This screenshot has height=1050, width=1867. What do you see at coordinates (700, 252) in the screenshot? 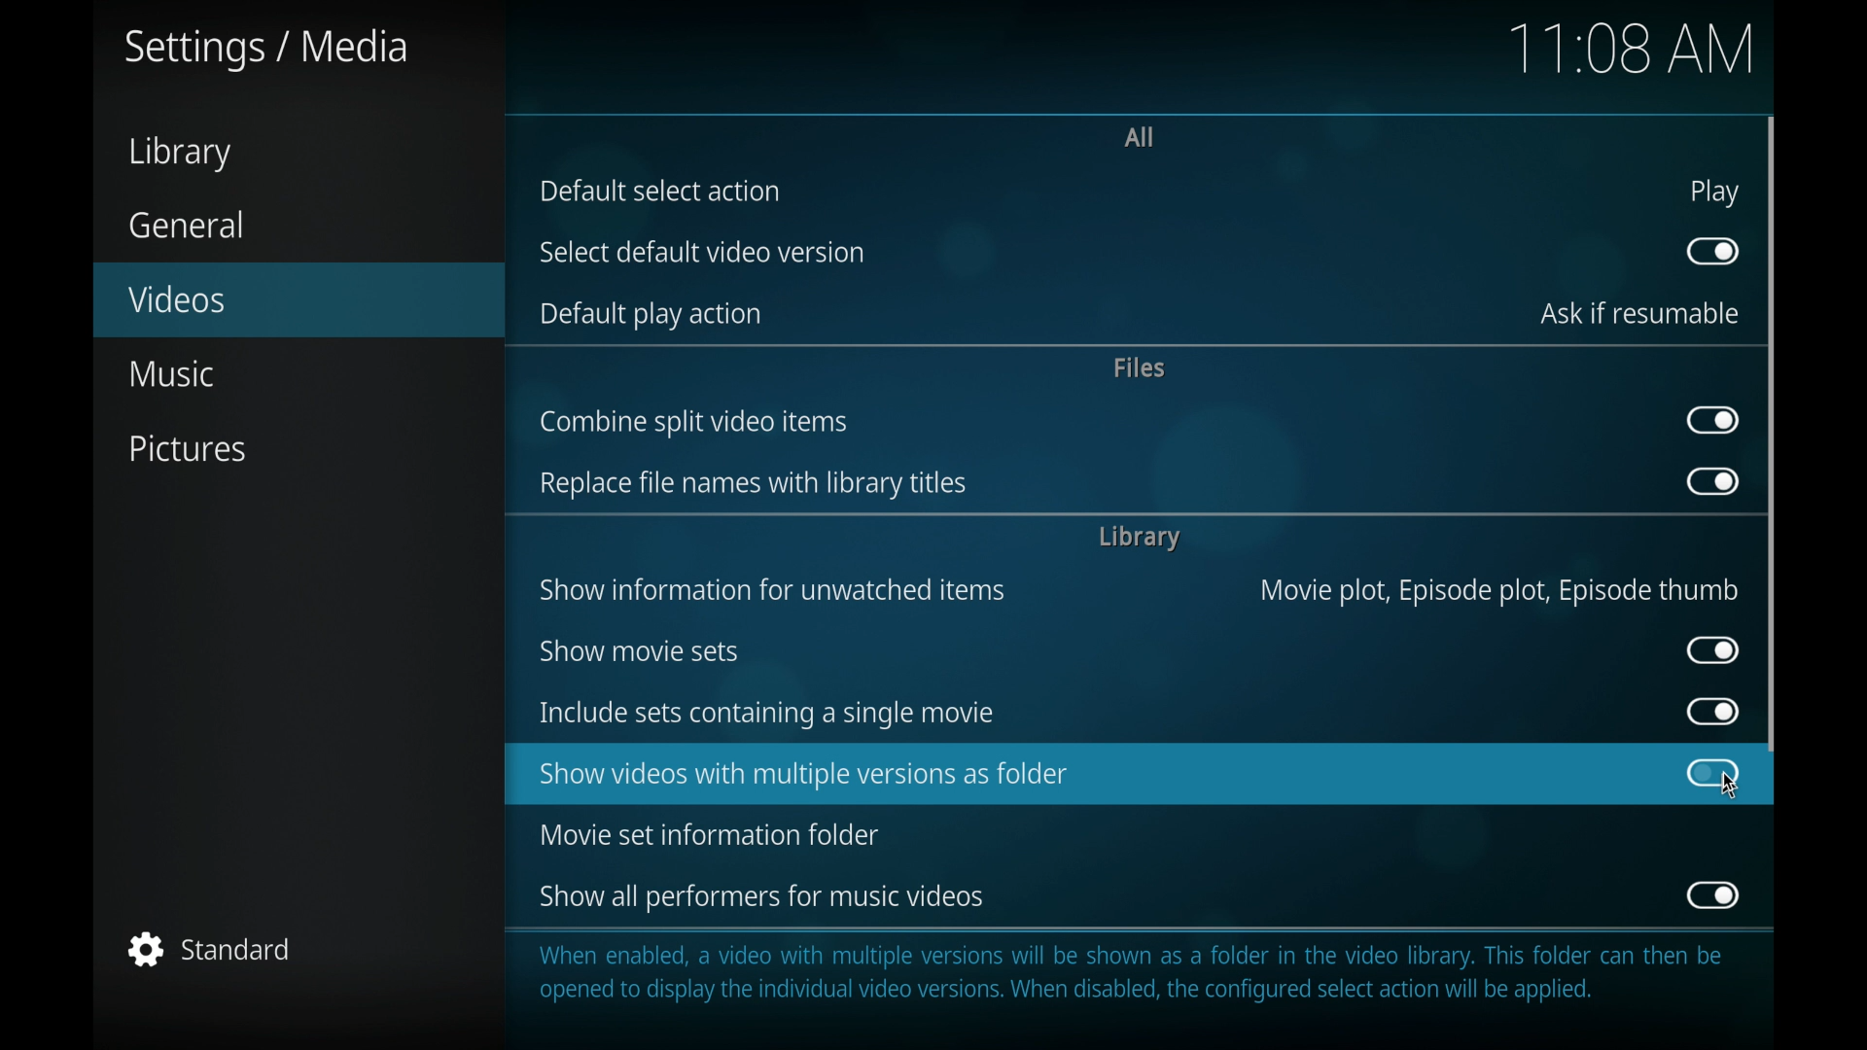
I see `select default video version` at bounding box center [700, 252].